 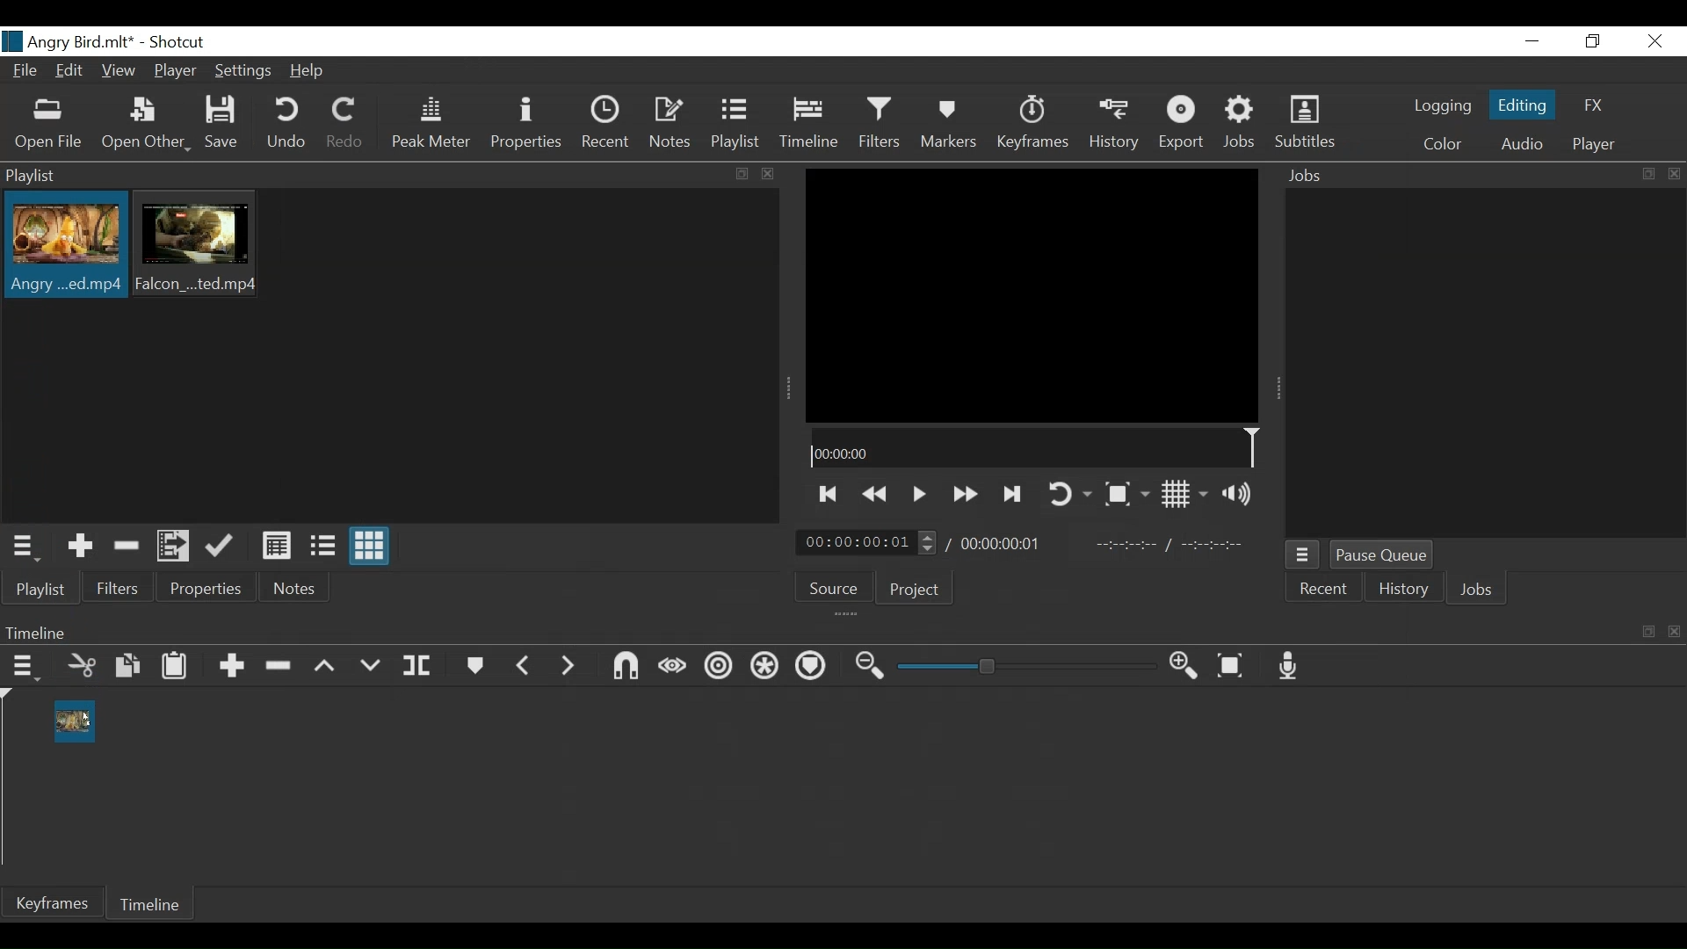 I want to click on Ripple Markers, so click(x=810, y=665).